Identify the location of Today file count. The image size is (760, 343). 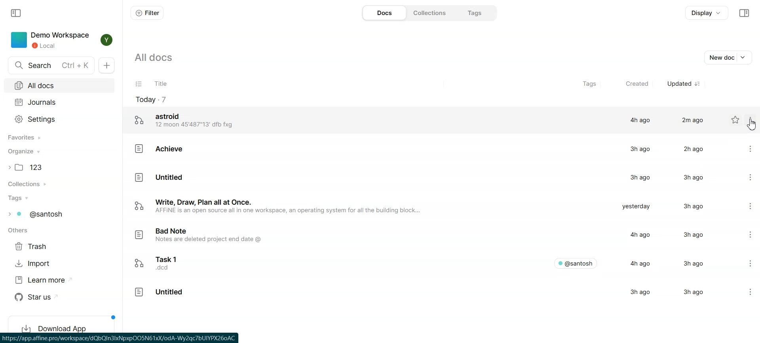
(151, 99).